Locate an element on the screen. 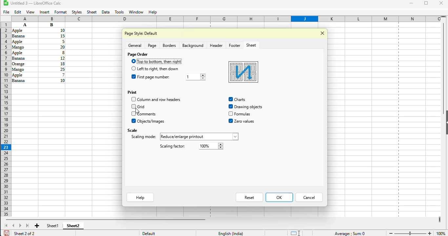 The image size is (448, 236). help is located at coordinates (140, 198).